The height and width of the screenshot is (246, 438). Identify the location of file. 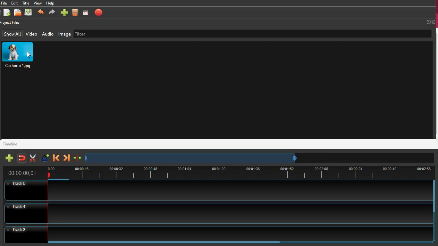
(4, 3).